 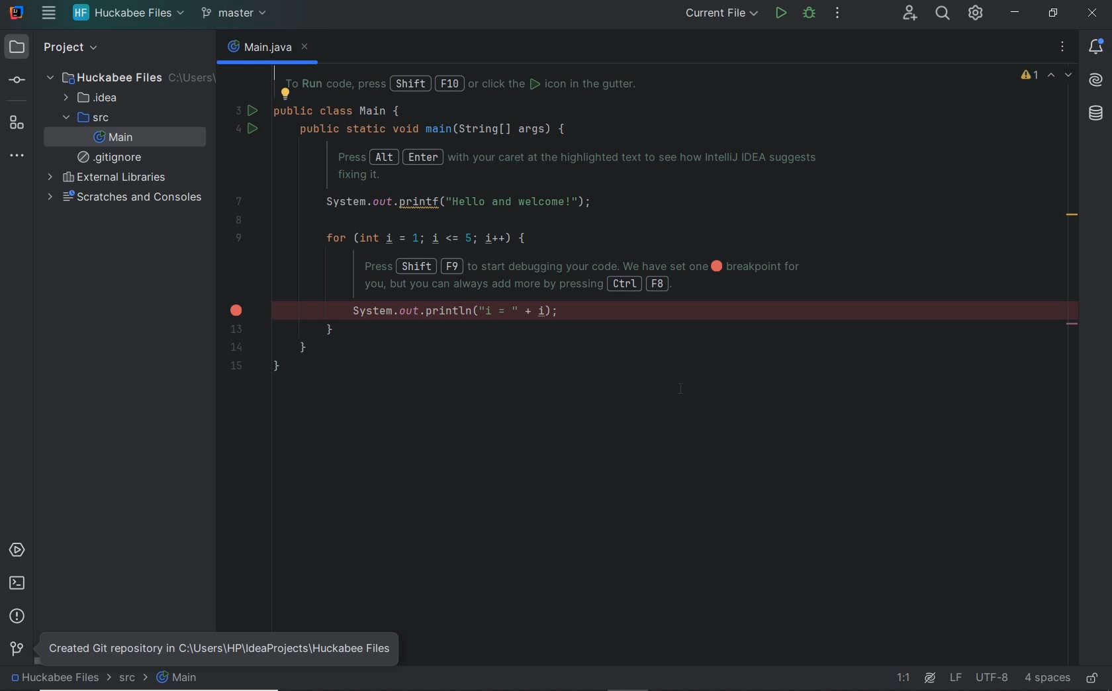 I want to click on problems, so click(x=17, y=615).